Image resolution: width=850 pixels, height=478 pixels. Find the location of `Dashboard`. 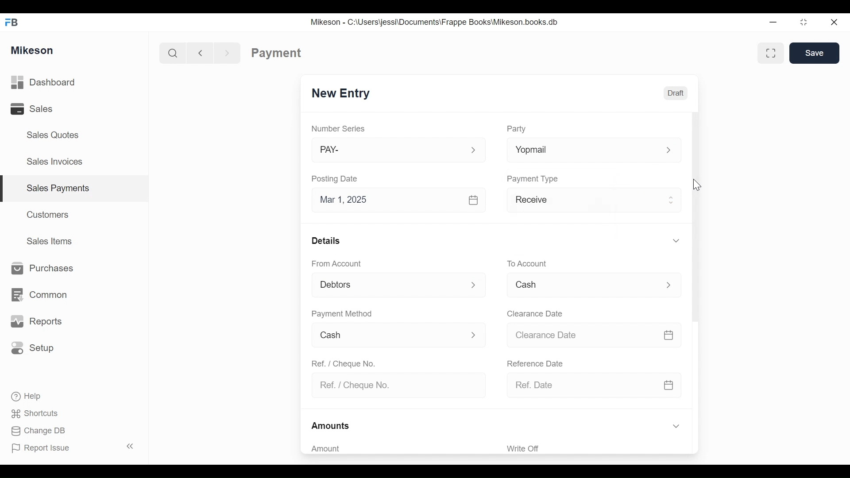

Dashboard is located at coordinates (58, 83).